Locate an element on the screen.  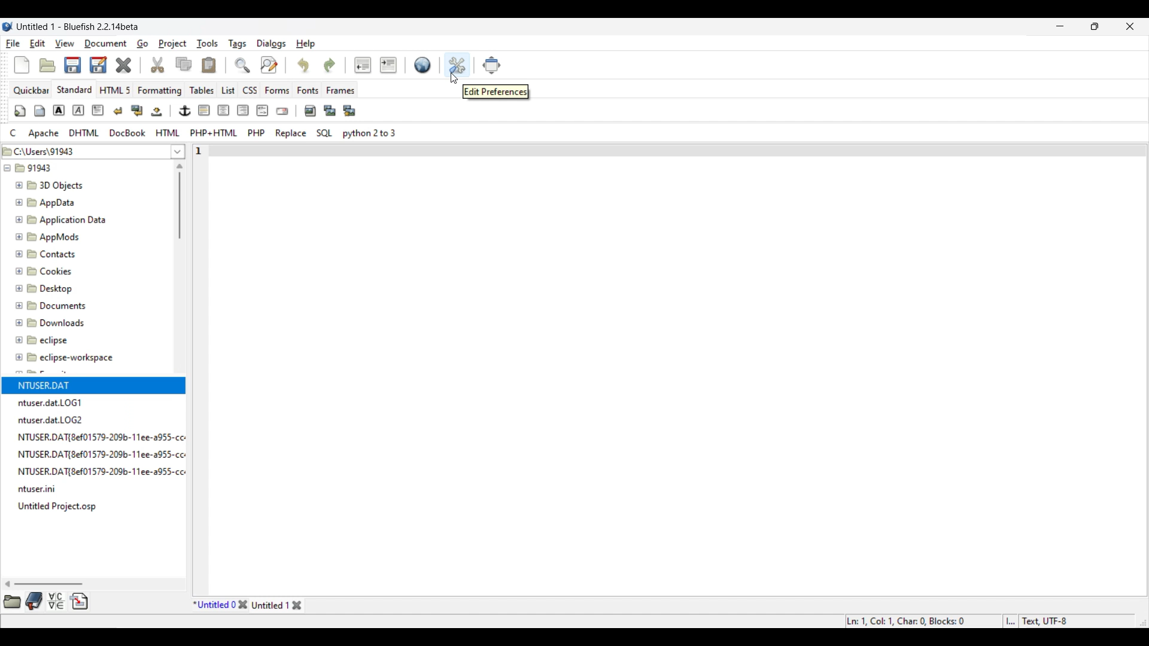
Frames is located at coordinates (341, 90).